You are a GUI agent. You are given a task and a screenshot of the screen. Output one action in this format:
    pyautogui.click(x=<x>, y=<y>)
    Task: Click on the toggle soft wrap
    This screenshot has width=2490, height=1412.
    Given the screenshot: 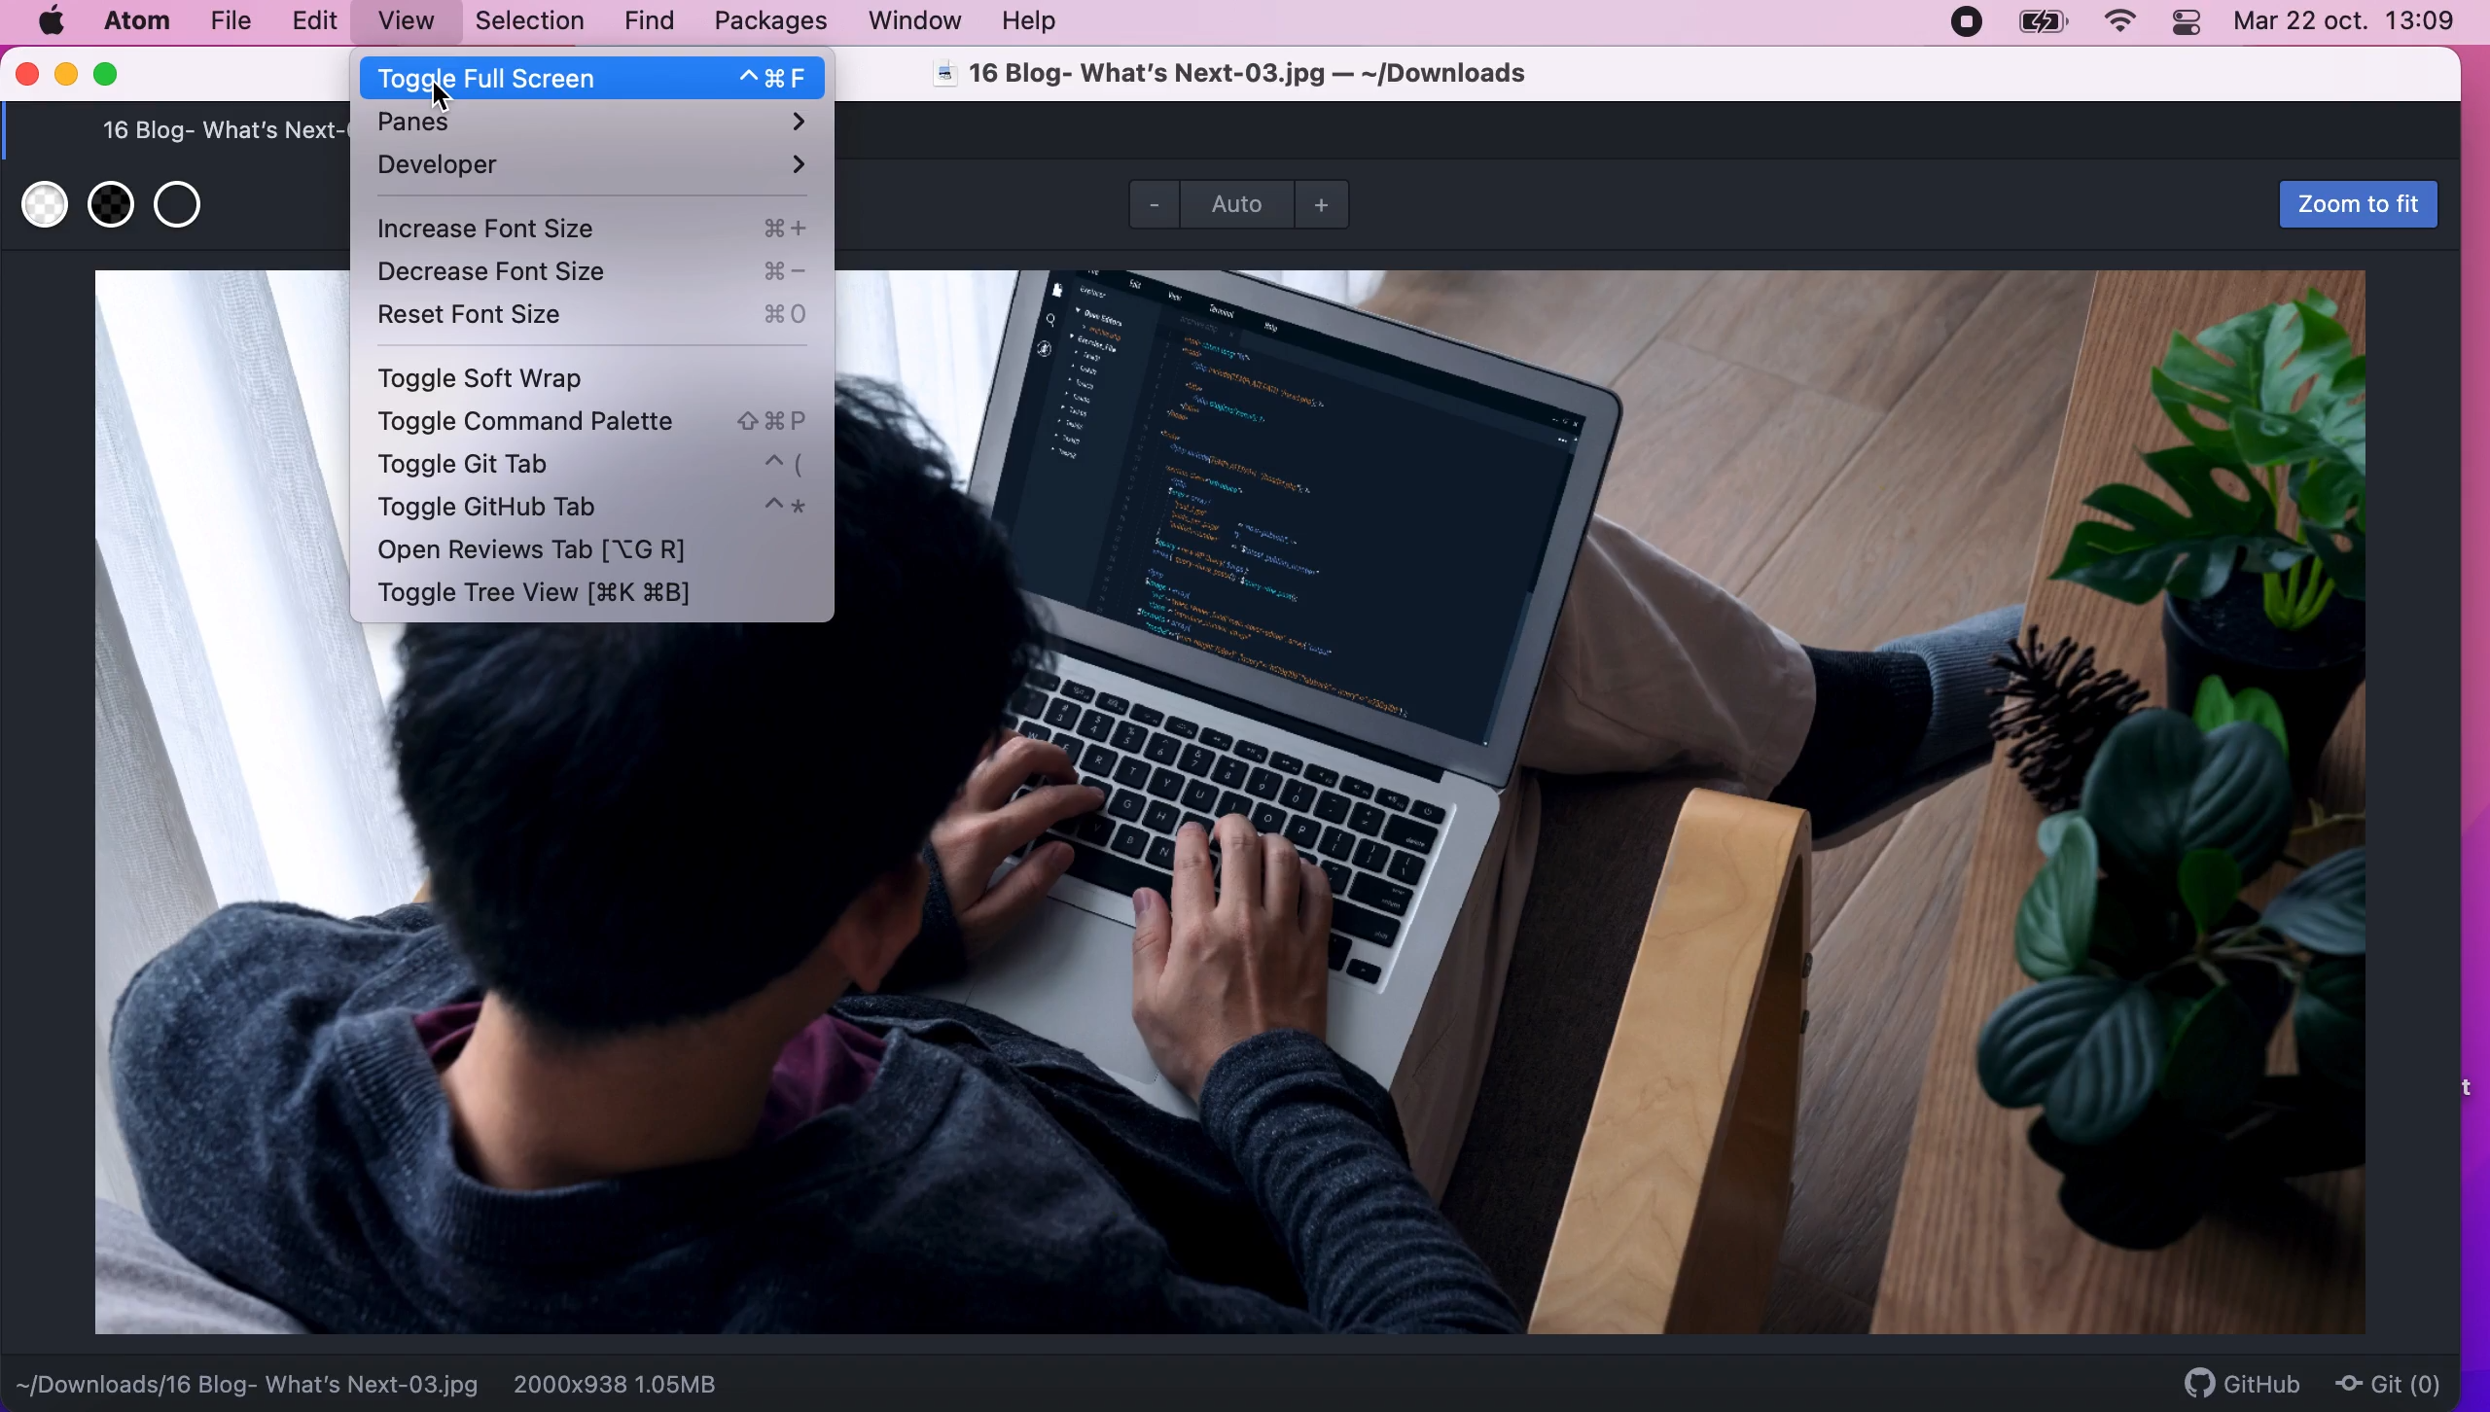 What is the action you would take?
    pyautogui.click(x=576, y=377)
    